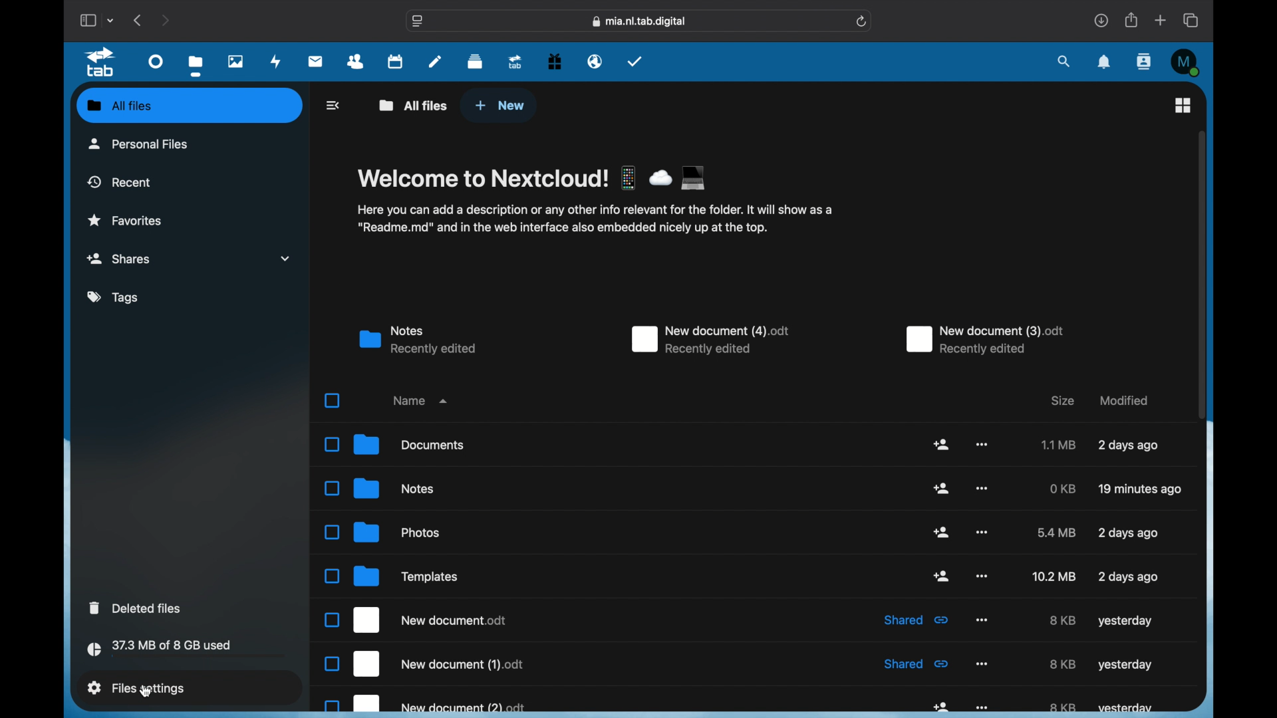 The width and height of the screenshot is (1277, 718). Describe the element at coordinates (474, 62) in the screenshot. I see `deck` at that location.